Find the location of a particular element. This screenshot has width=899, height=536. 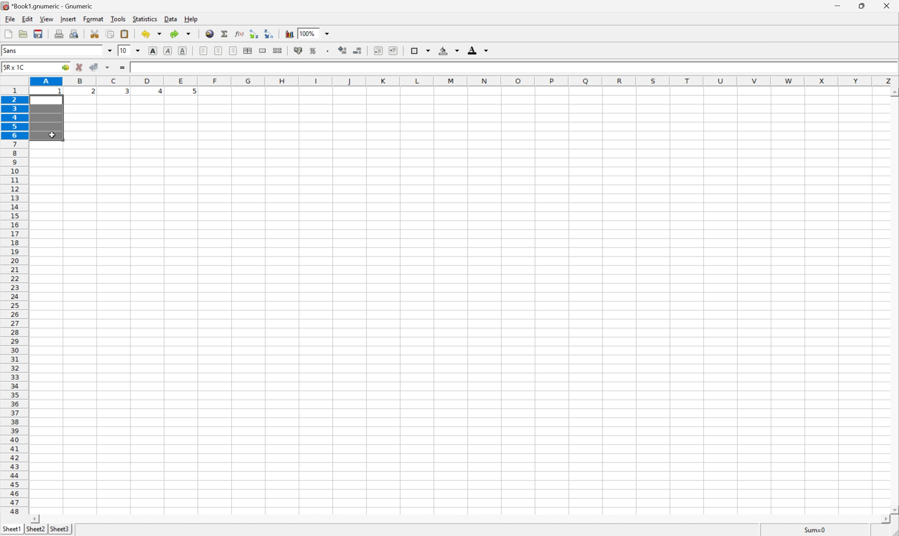

100% is located at coordinates (309, 33).